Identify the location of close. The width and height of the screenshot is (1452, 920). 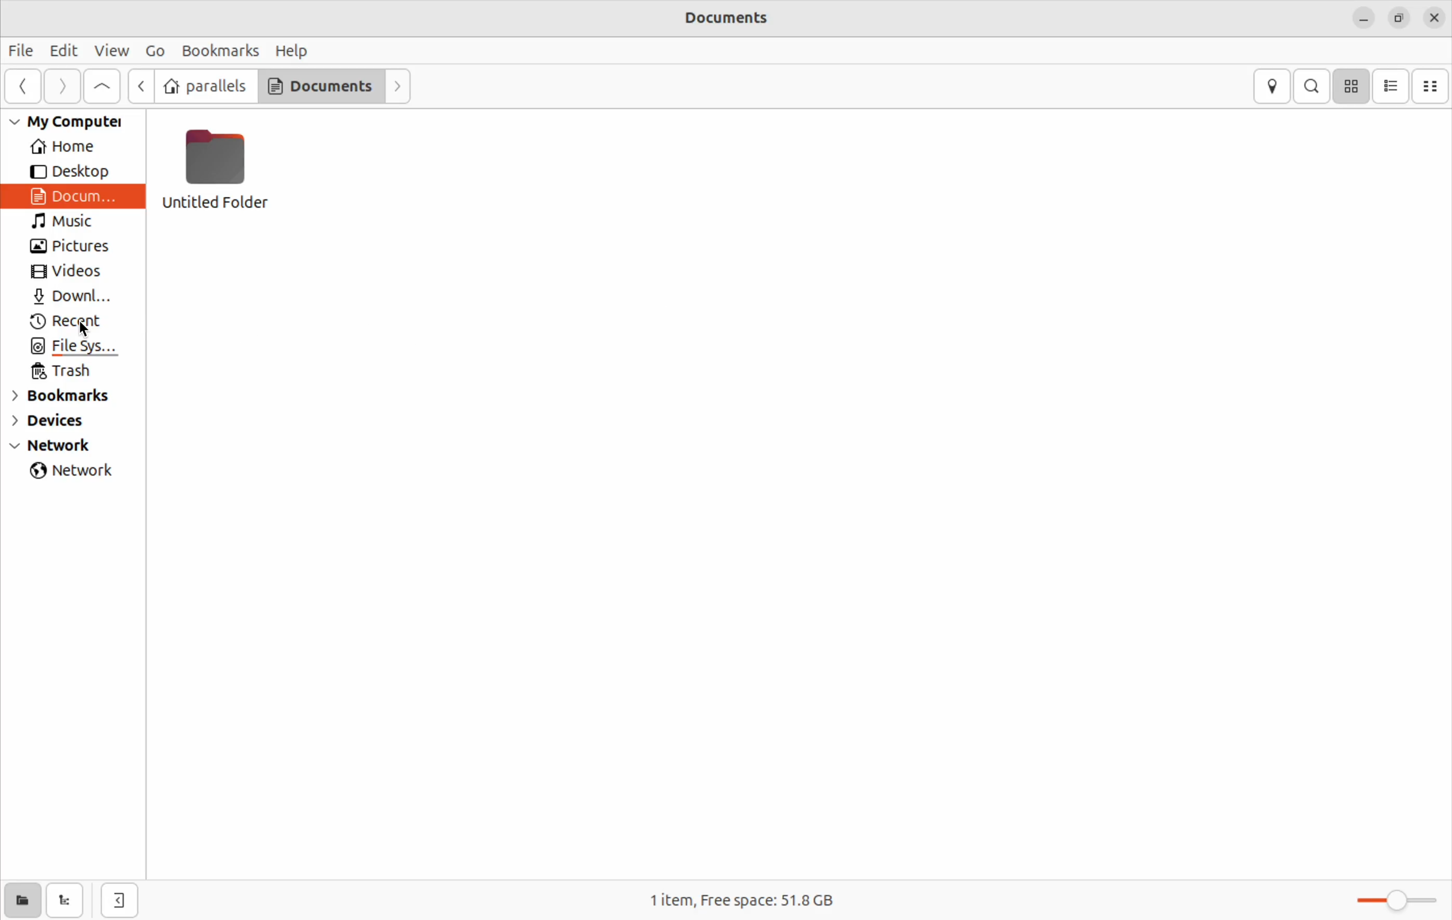
(1434, 16).